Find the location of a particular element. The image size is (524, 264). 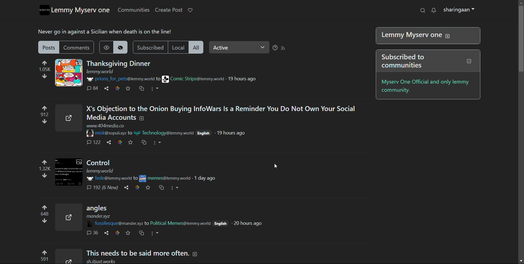

hide posts is located at coordinates (121, 47).